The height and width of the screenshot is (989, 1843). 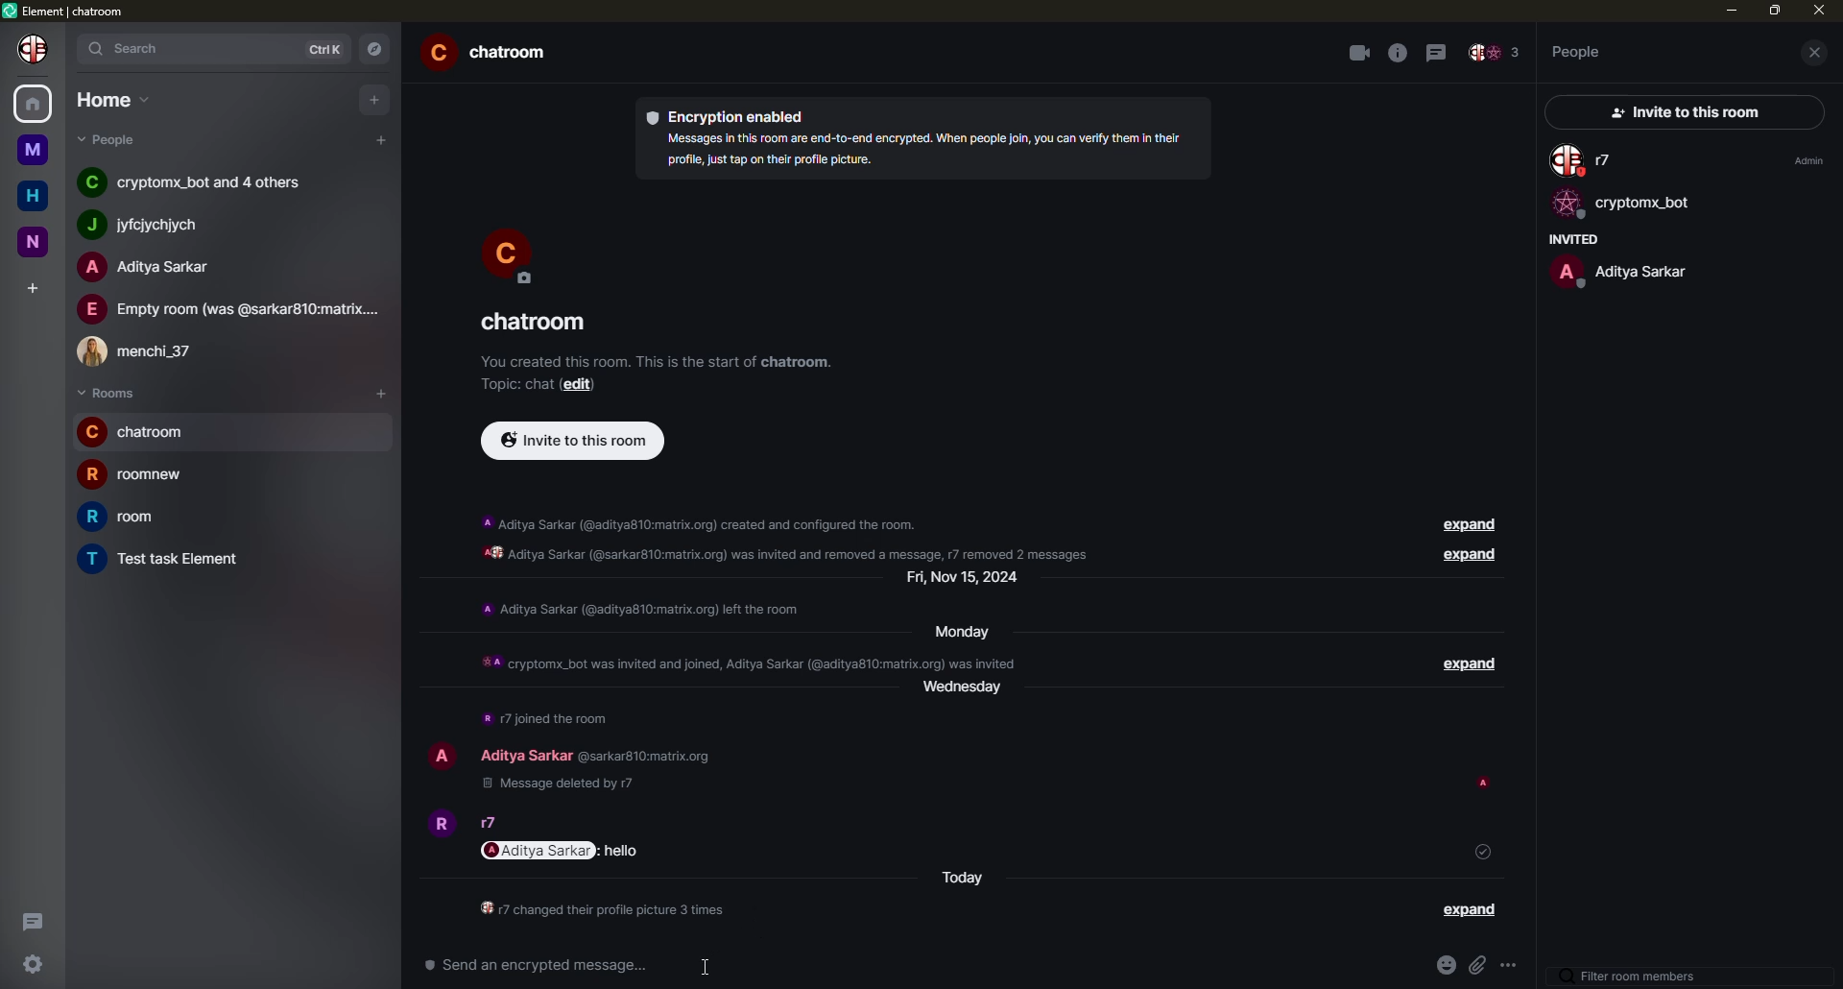 What do you see at coordinates (577, 385) in the screenshot?
I see `edit` at bounding box center [577, 385].